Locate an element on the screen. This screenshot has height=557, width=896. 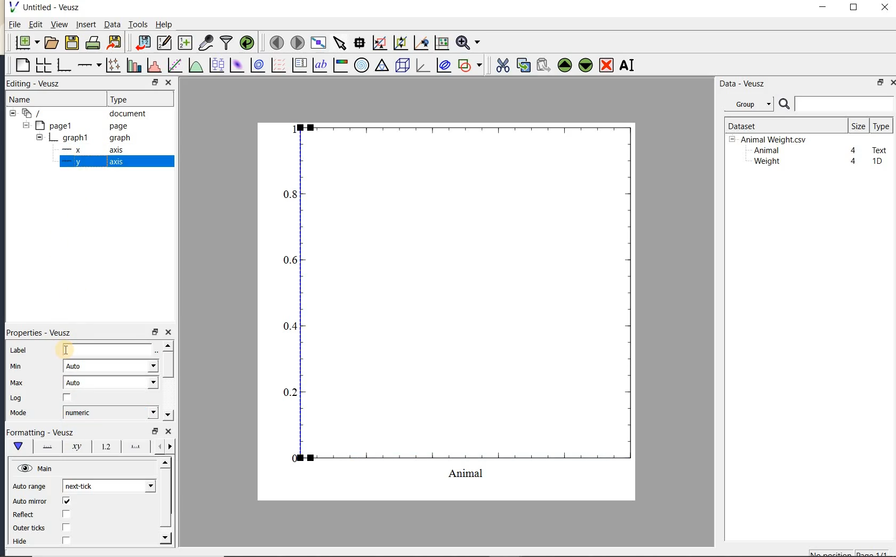
move the selected widget down is located at coordinates (586, 65).